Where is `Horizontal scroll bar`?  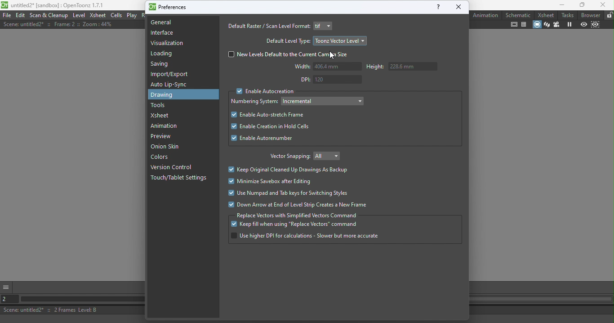 Horizontal scroll bar is located at coordinates (79, 300).